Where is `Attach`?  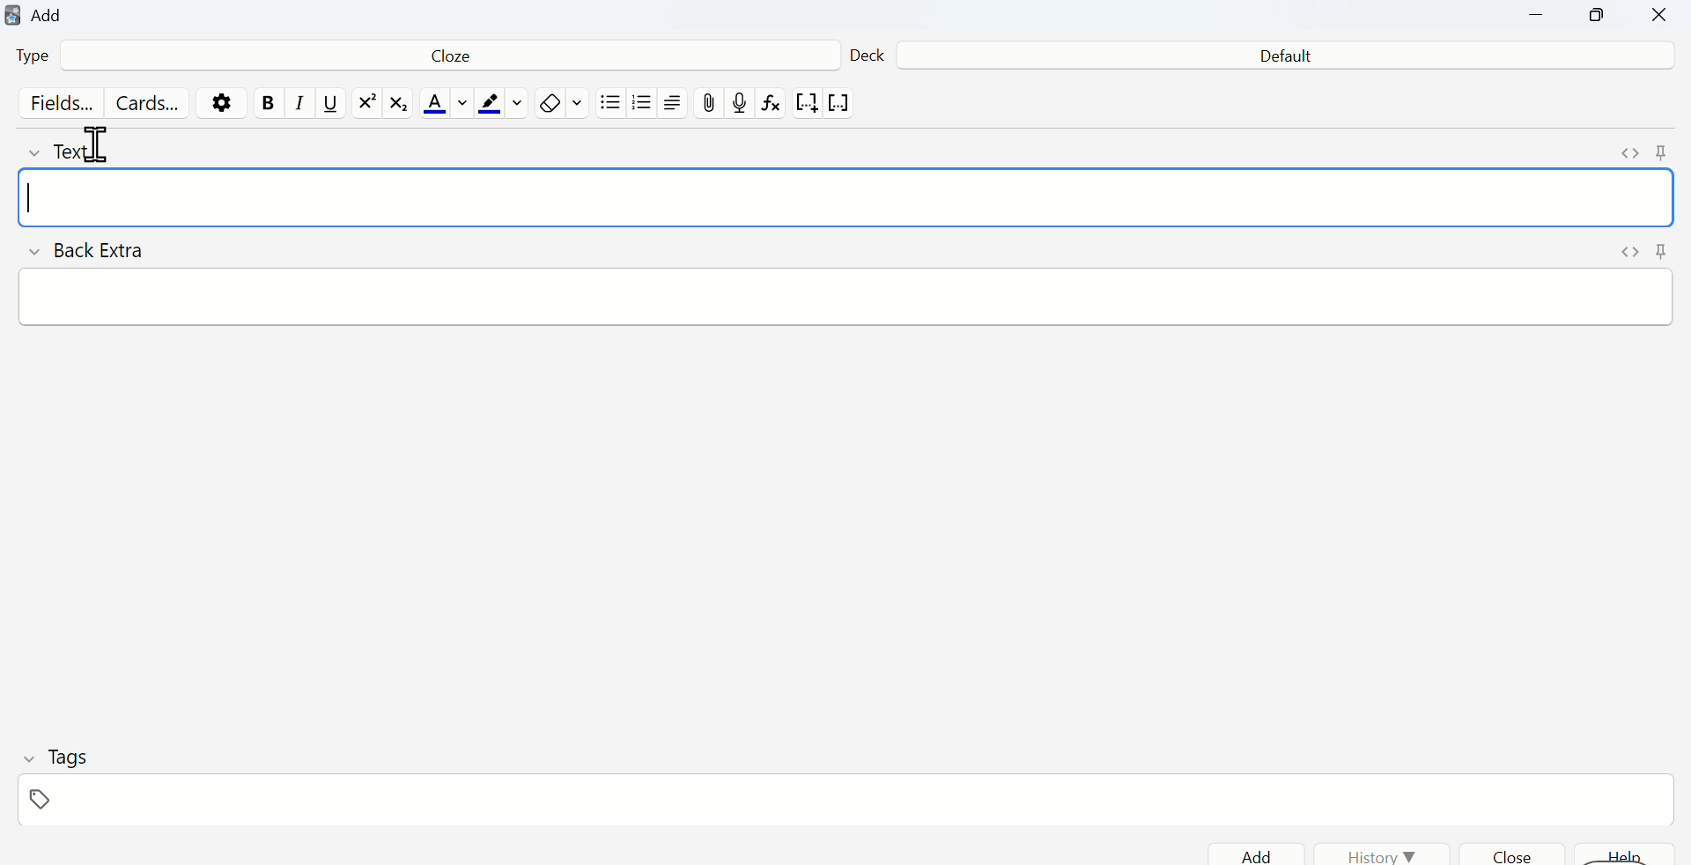
Attach is located at coordinates (711, 102).